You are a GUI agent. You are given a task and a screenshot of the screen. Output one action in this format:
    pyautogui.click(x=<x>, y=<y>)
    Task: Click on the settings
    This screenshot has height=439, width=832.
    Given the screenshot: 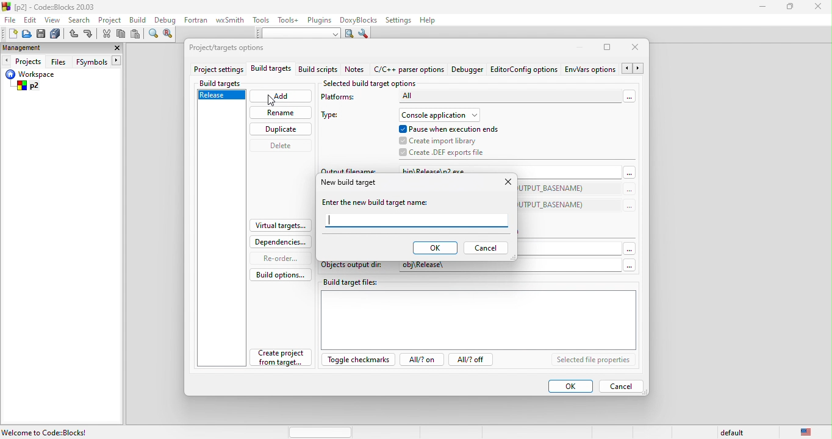 What is the action you would take?
    pyautogui.click(x=398, y=21)
    